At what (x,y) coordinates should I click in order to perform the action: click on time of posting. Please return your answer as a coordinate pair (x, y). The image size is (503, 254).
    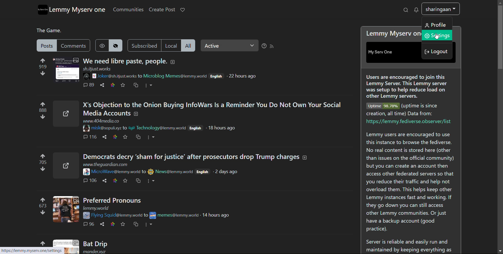
    Looking at the image, I should click on (224, 129).